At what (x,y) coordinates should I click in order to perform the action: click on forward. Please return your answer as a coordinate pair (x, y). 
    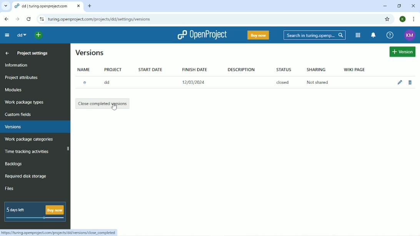
    Looking at the image, I should click on (16, 19).